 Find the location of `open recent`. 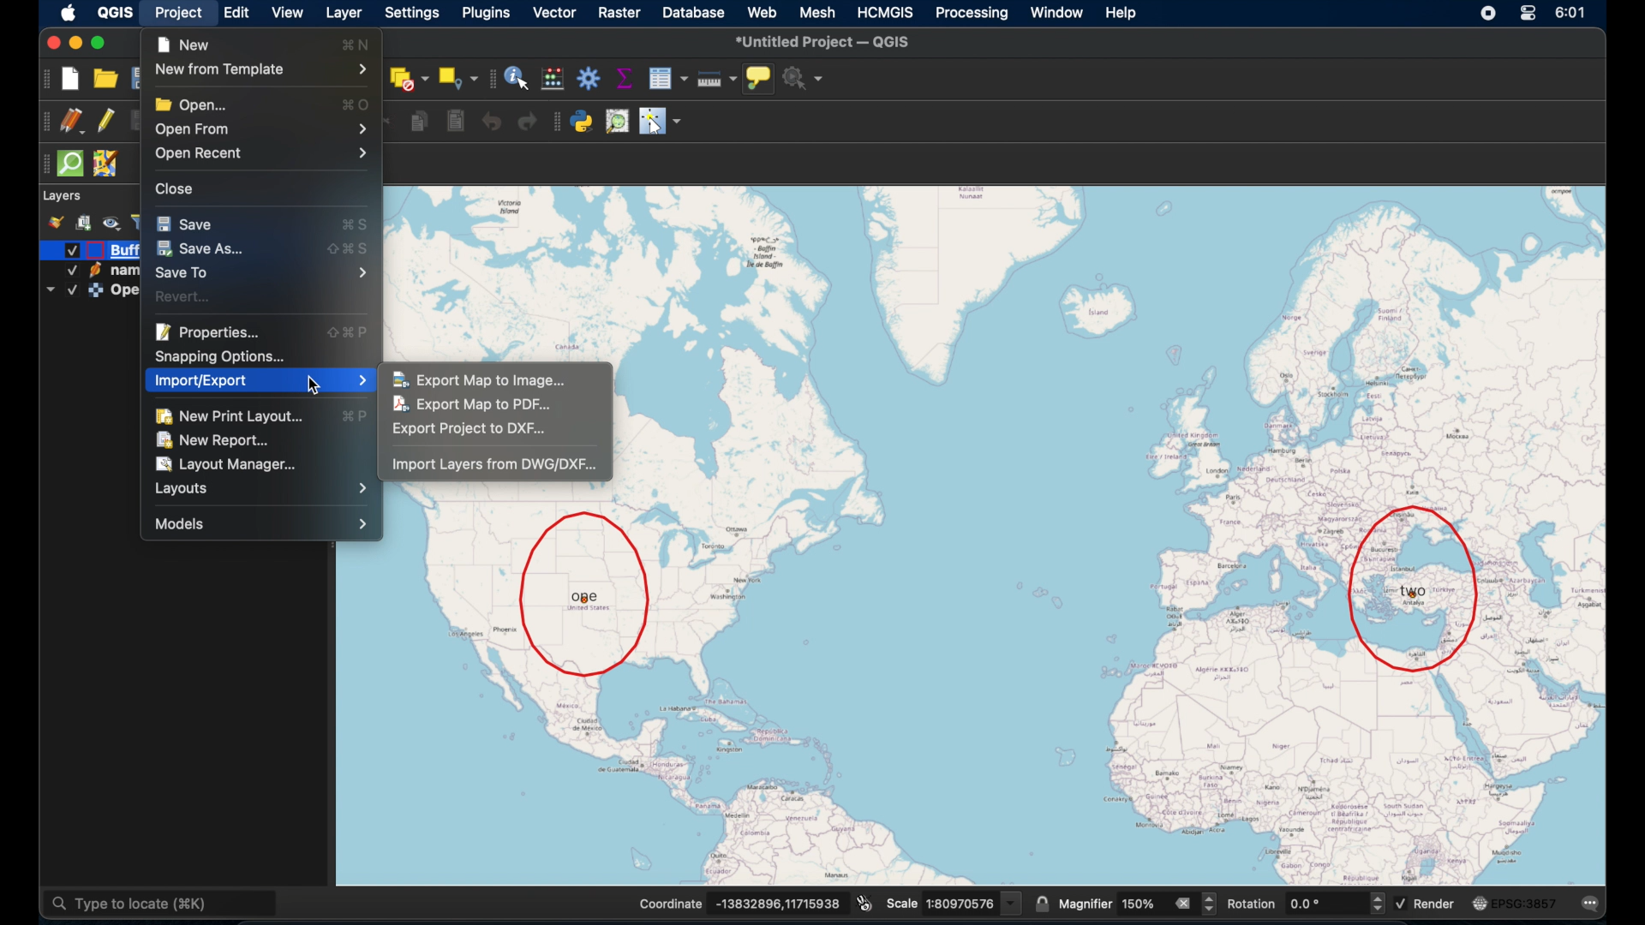

open recent is located at coordinates (264, 156).